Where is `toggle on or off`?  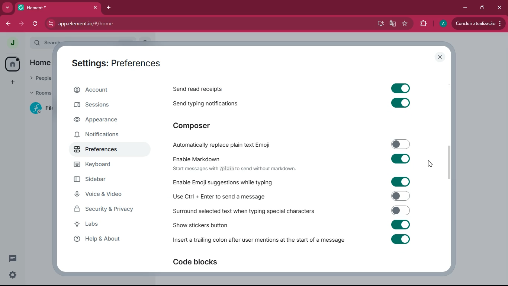 toggle on or off is located at coordinates (398, 196).